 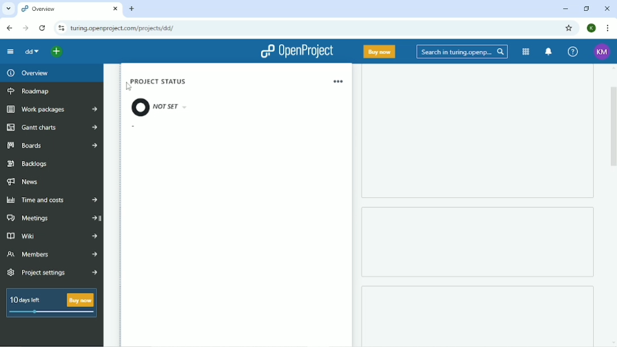 I want to click on Project status, so click(x=165, y=98).